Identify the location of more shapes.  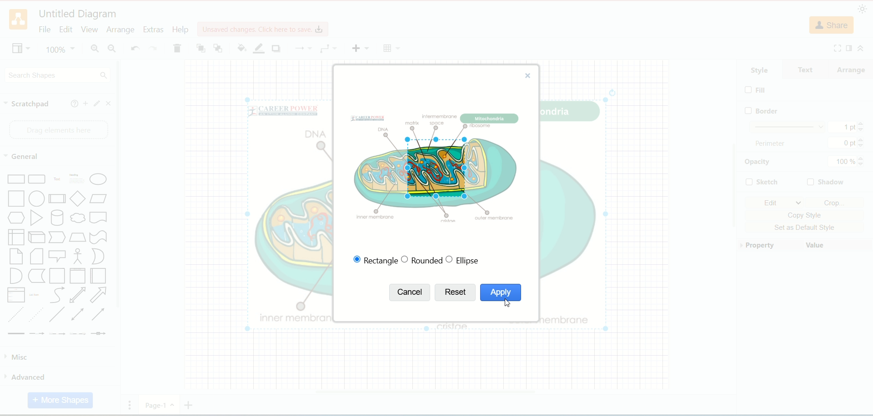
(61, 401).